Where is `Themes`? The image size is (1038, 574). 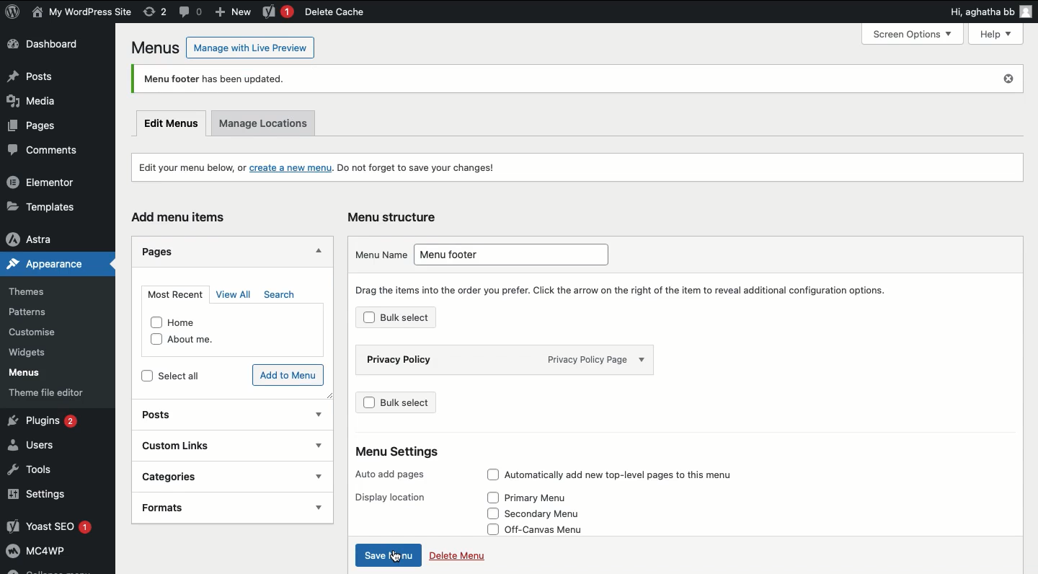
Themes is located at coordinates (36, 289).